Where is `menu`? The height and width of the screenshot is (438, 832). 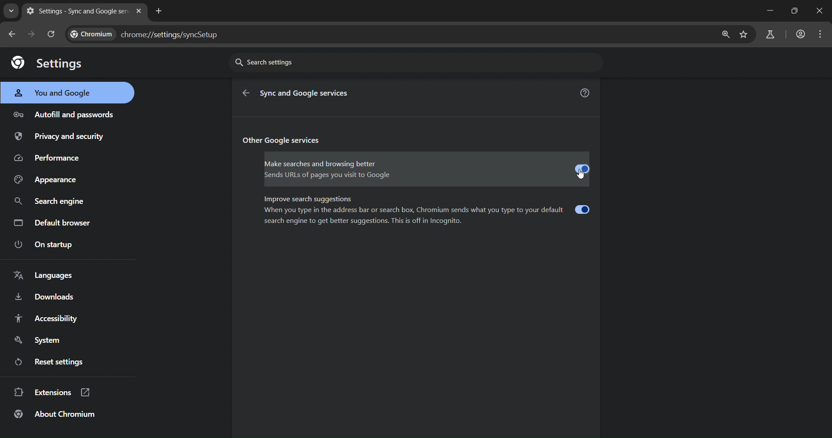
menu is located at coordinates (821, 33).